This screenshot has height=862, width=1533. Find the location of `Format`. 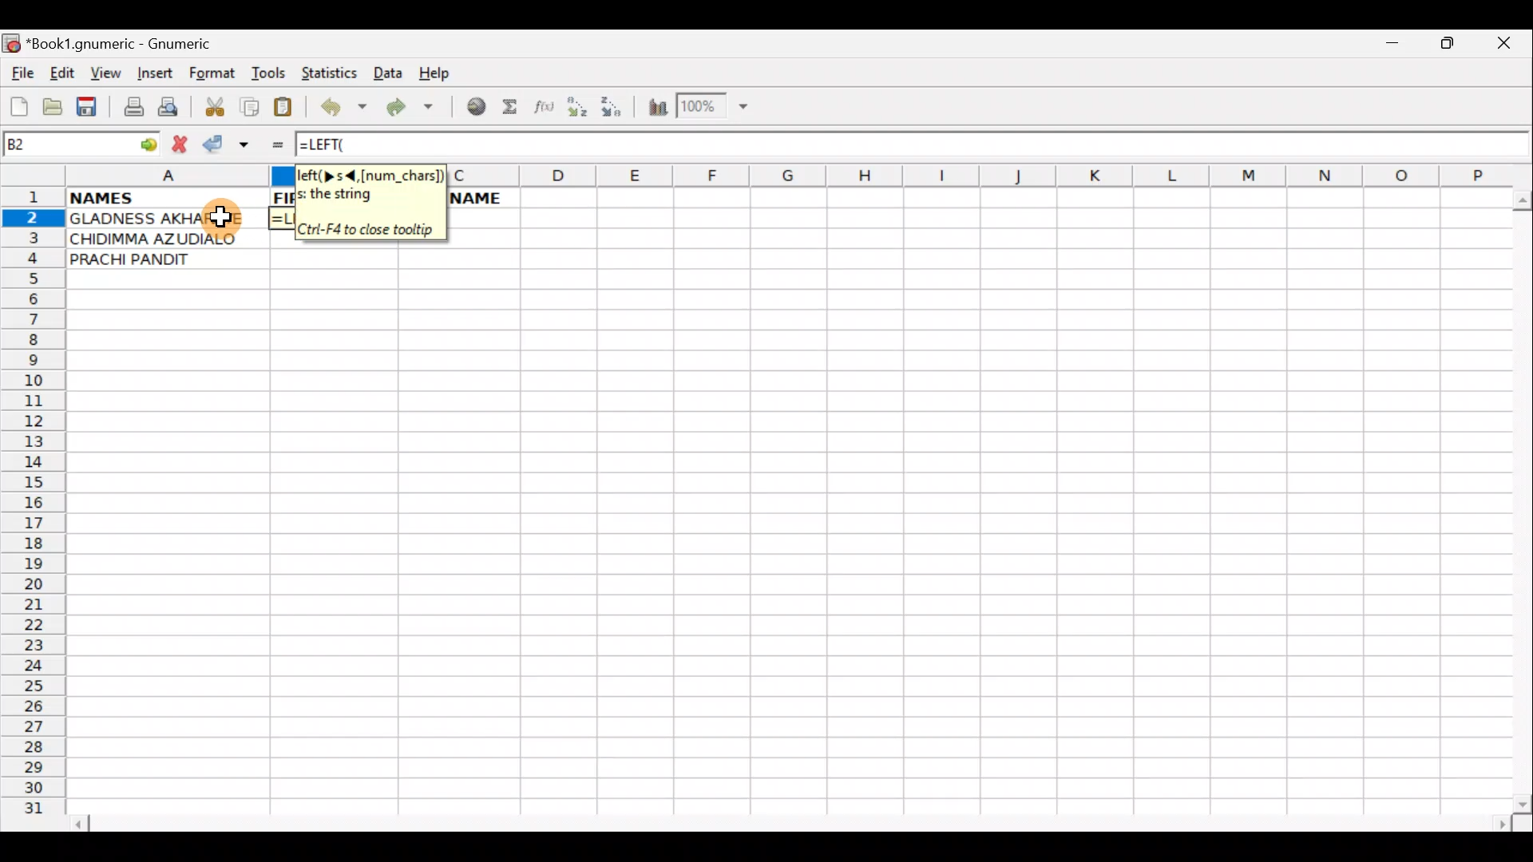

Format is located at coordinates (216, 75).